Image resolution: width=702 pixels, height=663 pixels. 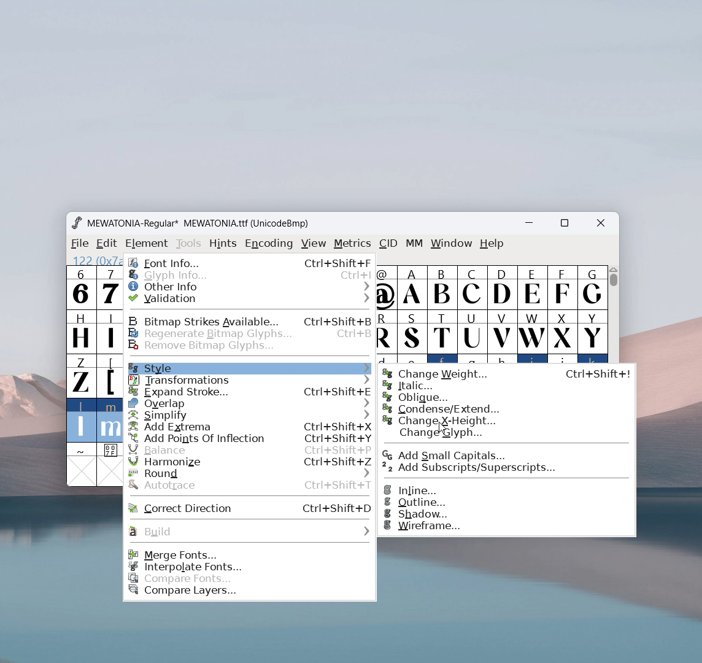 I want to click on file, so click(x=78, y=244).